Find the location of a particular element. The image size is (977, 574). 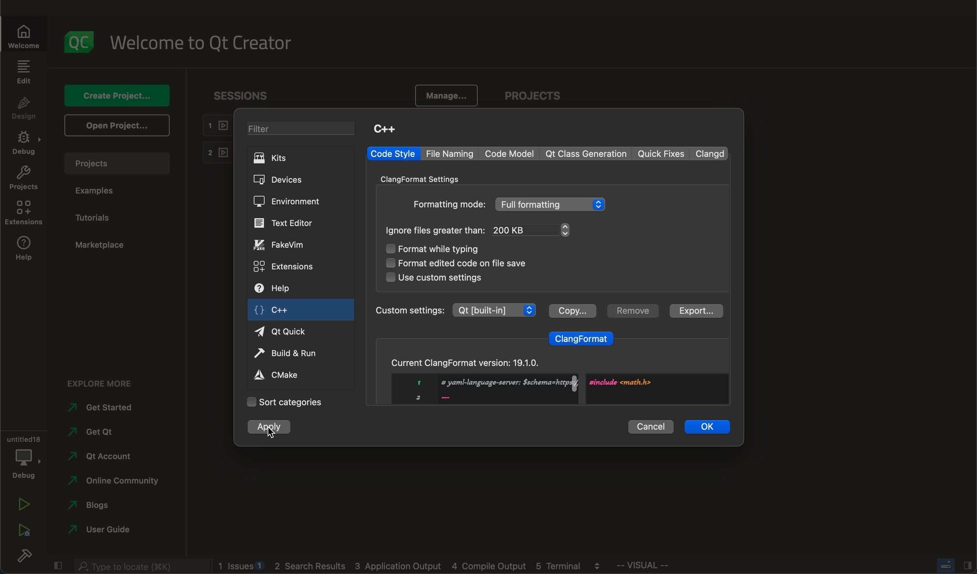

cancel is located at coordinates (651, 425).